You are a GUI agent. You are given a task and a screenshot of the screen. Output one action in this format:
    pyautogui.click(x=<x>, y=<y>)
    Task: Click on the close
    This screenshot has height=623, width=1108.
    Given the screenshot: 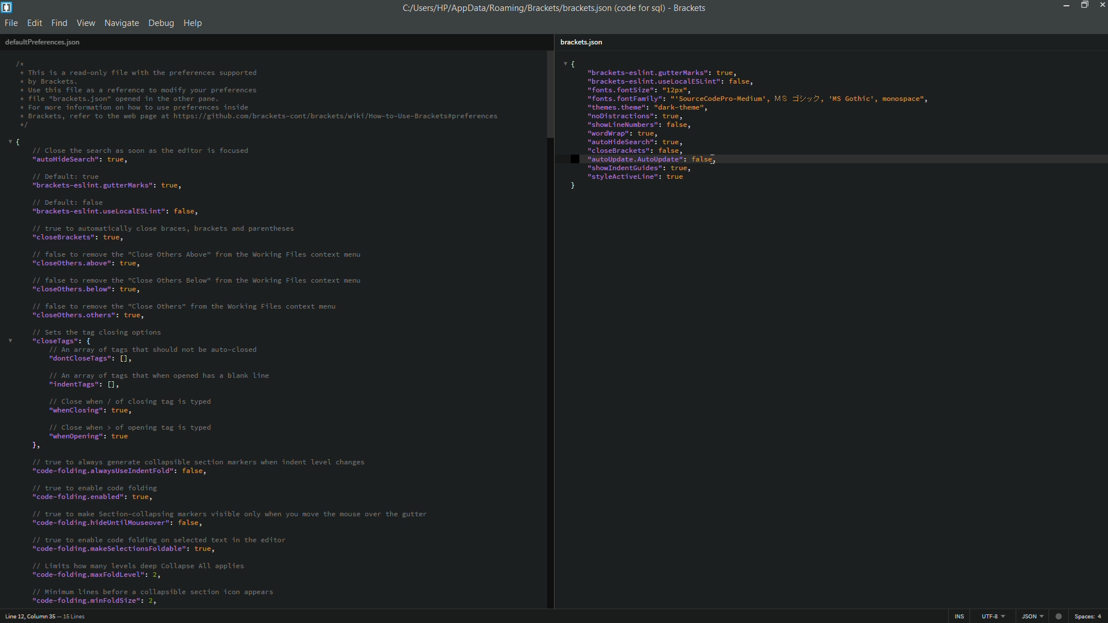 What is the action you would take?
    pyautogui.click(x=1100, y=7)
    